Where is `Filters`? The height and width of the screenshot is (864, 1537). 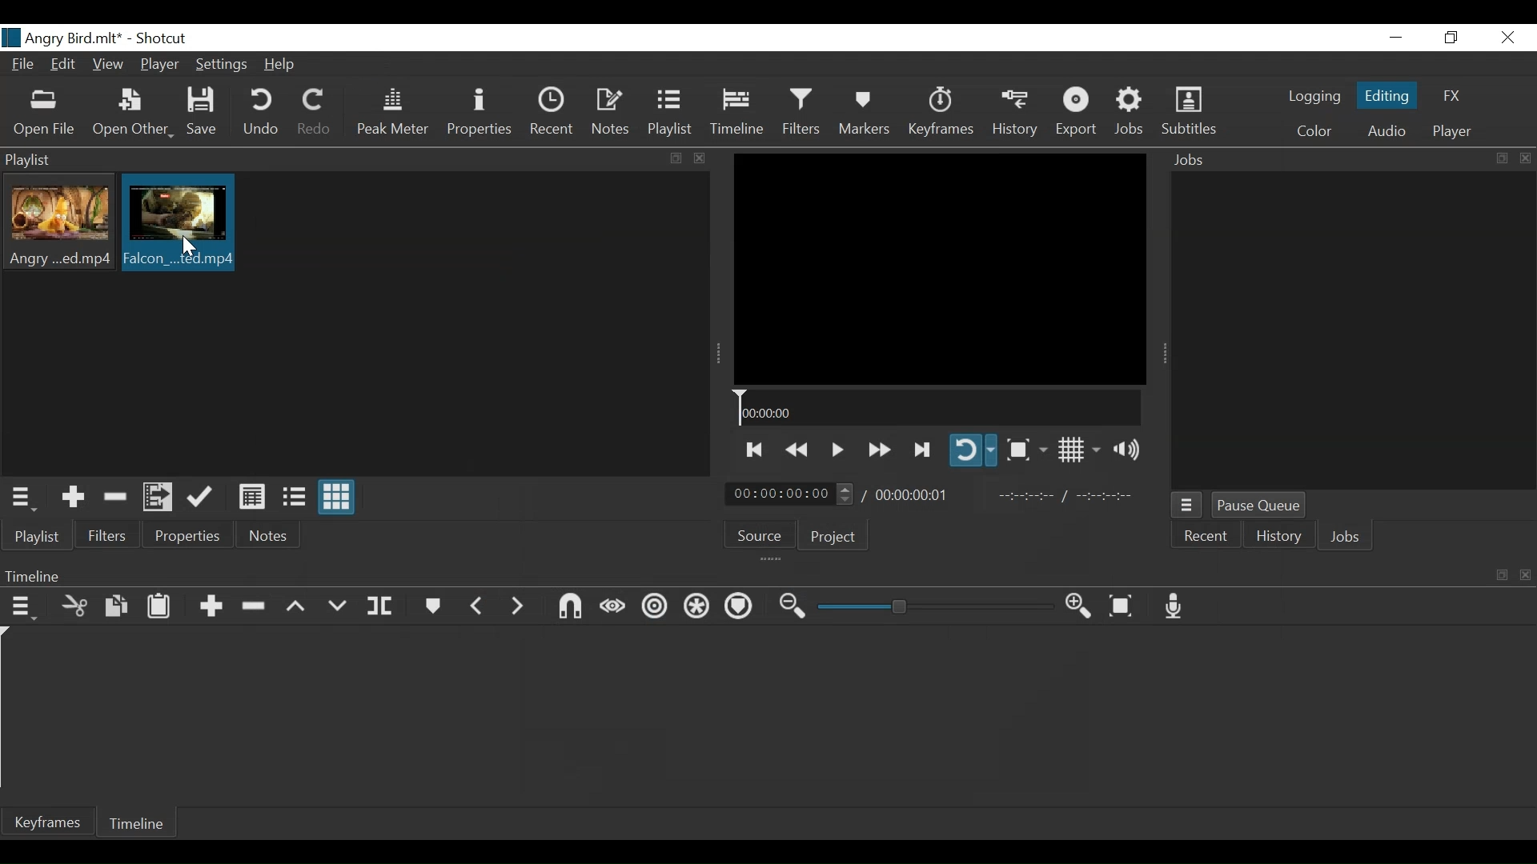
Filters is located at coordinates (105, 534).